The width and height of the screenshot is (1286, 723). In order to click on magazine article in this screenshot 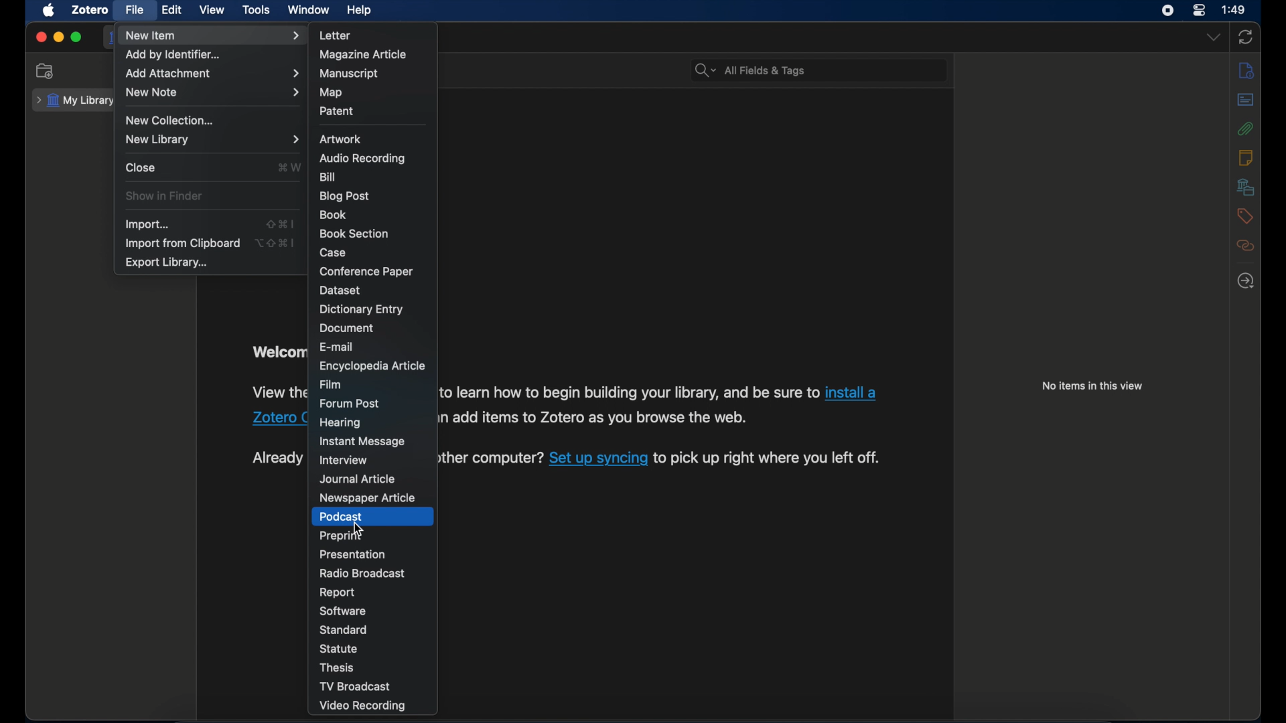, I will do `click(363, 54)`.